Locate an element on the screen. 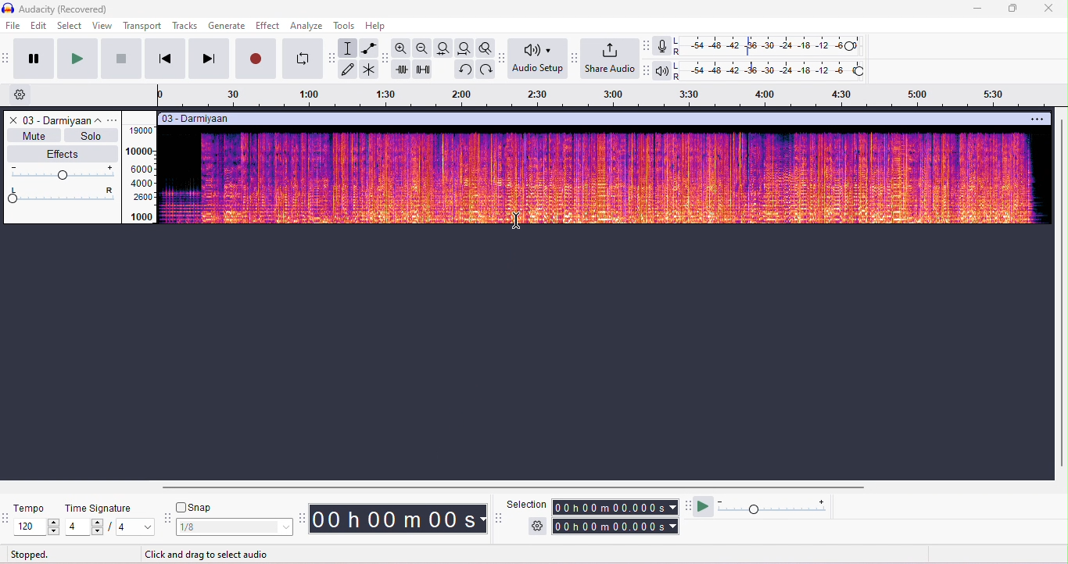 This screenshot has width=1068, height=564. title is located at coordinates (57, 9).